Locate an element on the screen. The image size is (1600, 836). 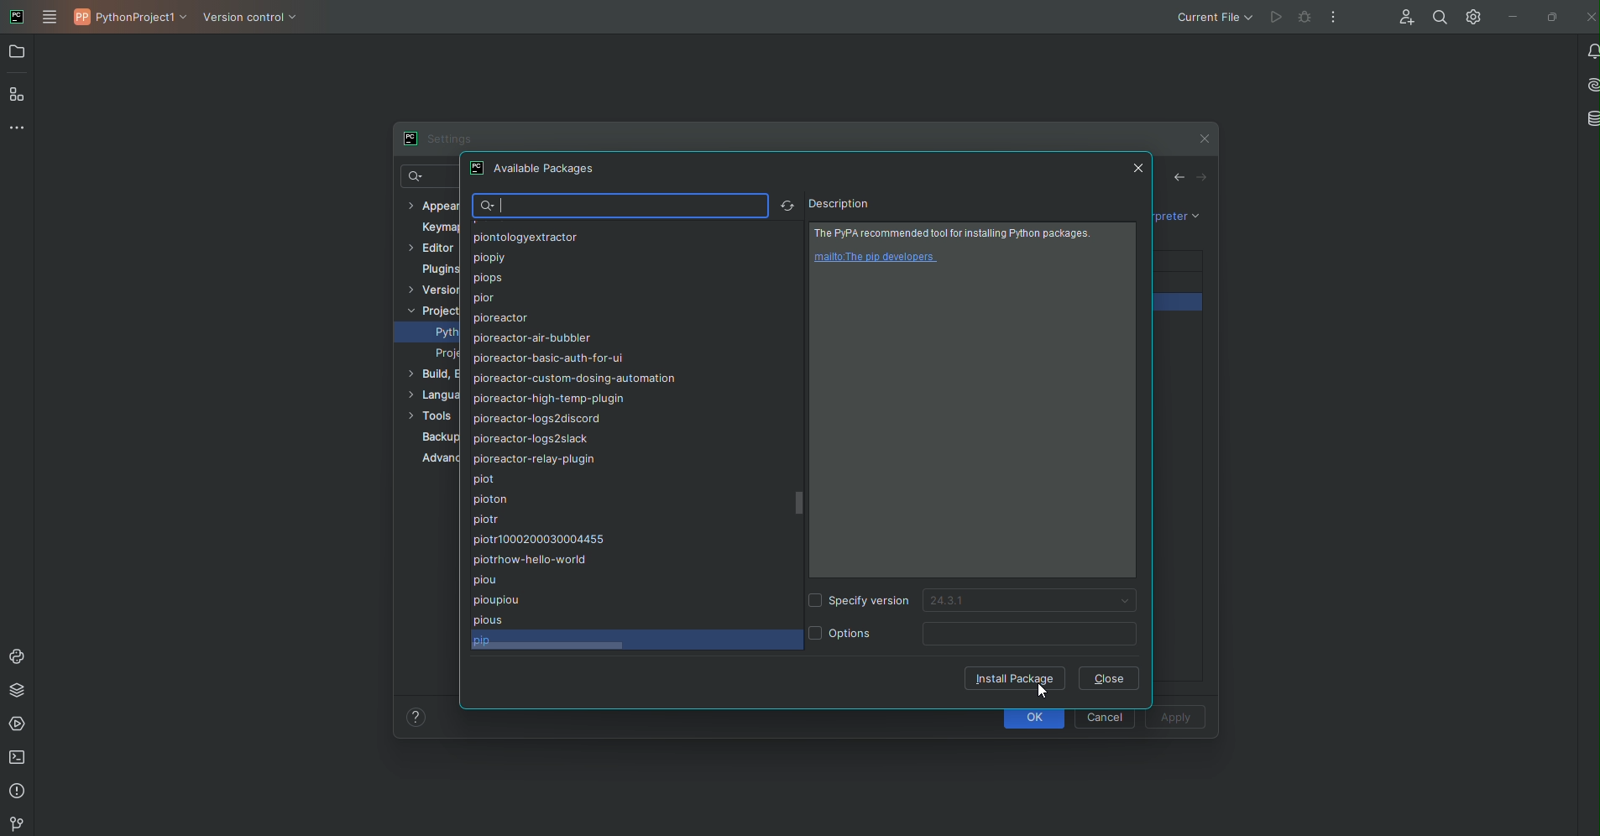
Pip is located at coordinates (488, 640).